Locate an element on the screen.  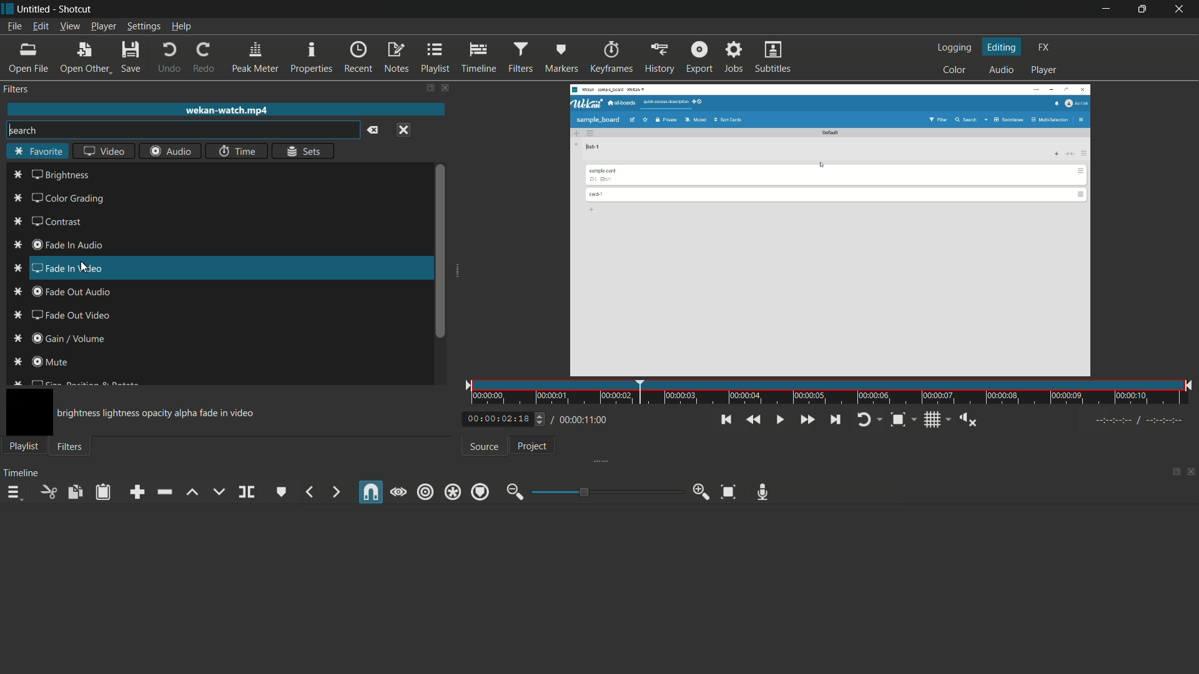
expand is located at coordinates (457, 273).